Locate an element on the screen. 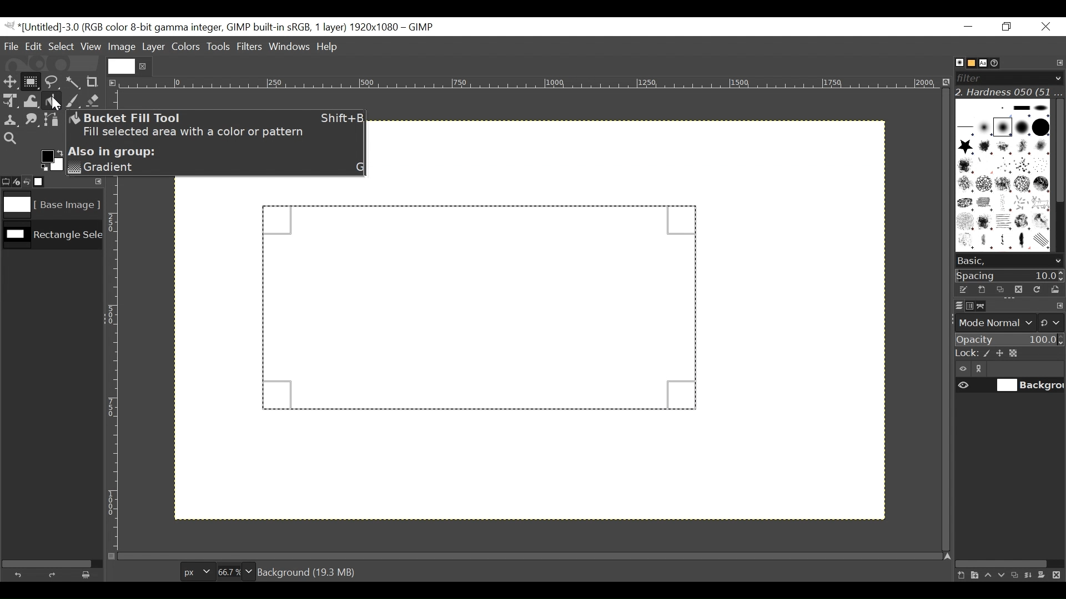  Gimp File Name is located at coordinates (221, 27).